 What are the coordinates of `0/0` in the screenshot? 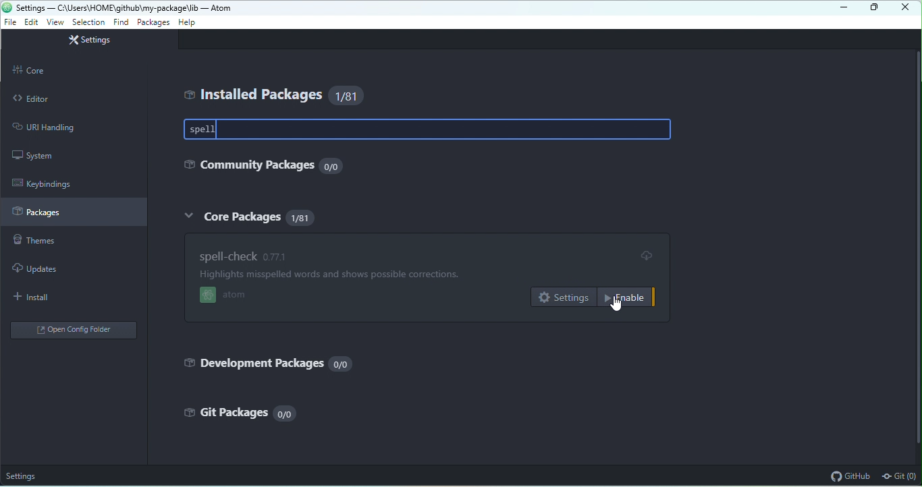 It's located at (290, 413).